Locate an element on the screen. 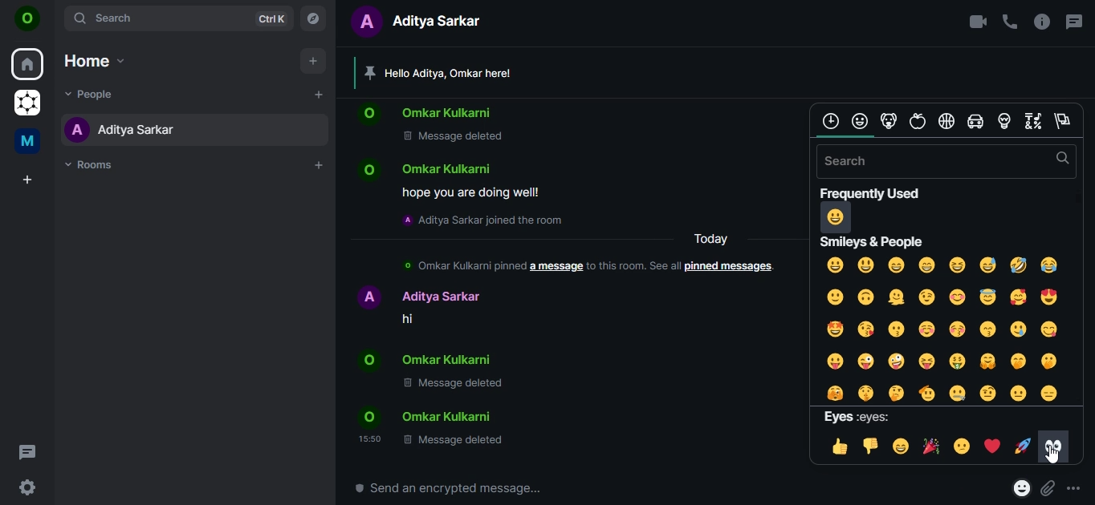 This screenshot has width=1095, height=505. cursor is located at coordinates (1052, 454).